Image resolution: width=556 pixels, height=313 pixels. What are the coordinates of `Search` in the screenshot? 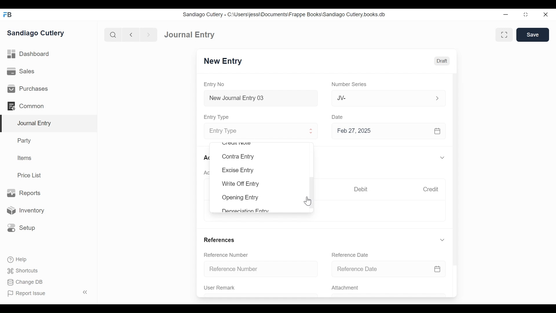 It's located at (112, 34).